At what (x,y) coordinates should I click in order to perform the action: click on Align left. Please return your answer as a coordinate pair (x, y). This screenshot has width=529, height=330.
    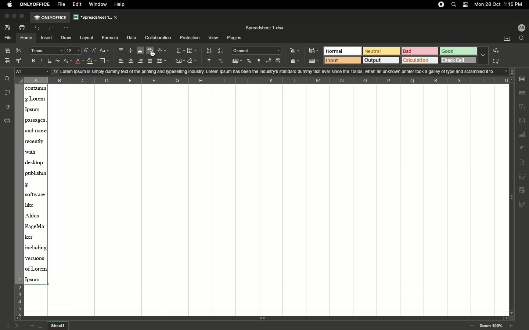
    Looking at the image, I should click on (122, 61).